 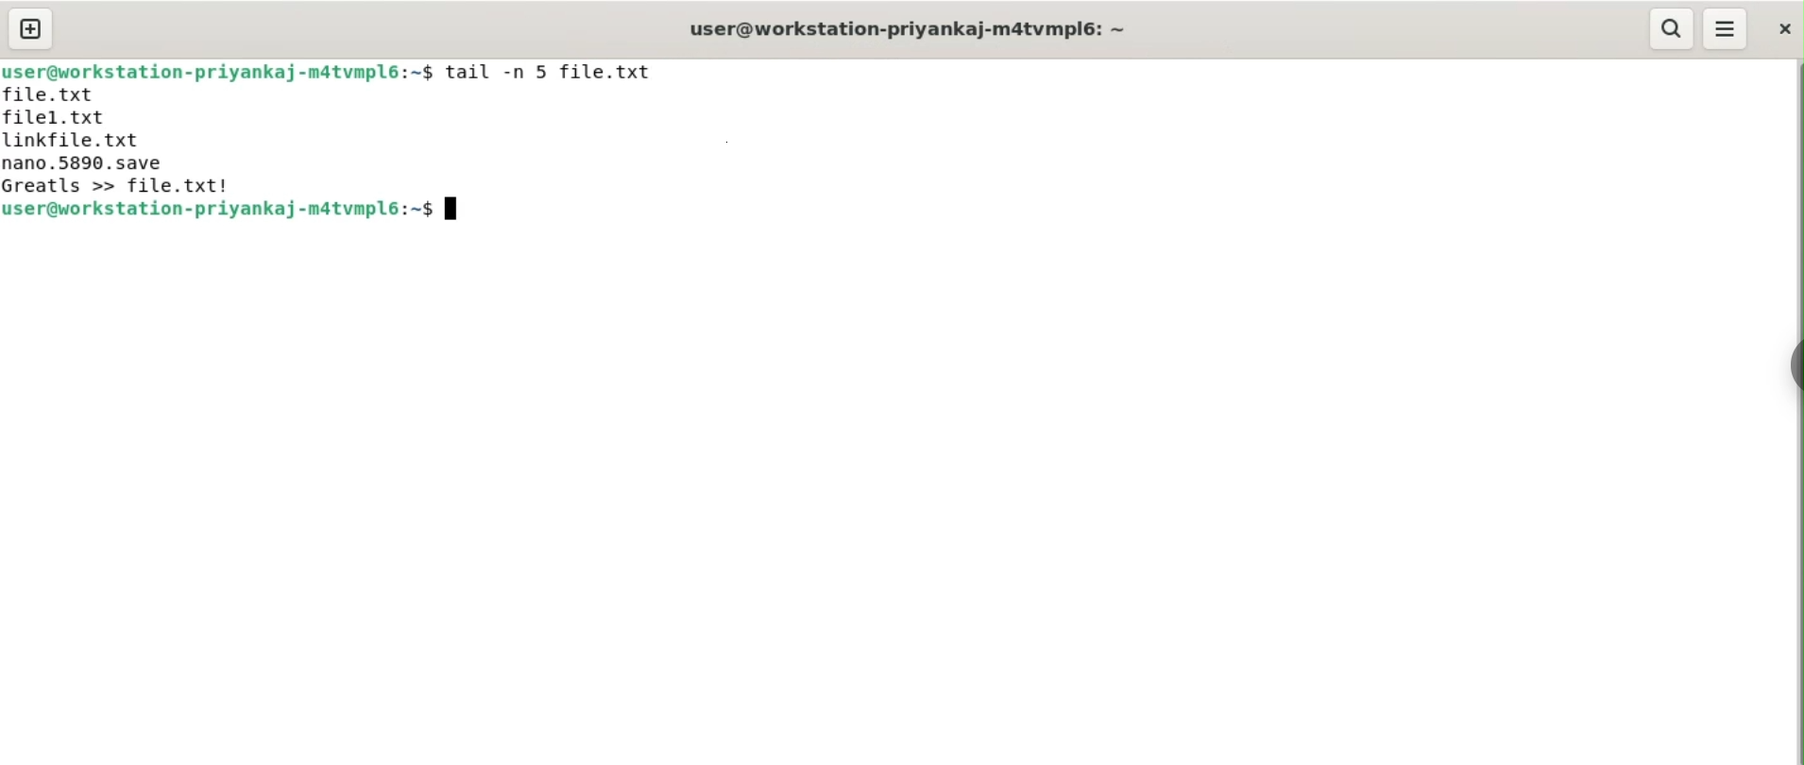 What do you see at coordinates (911, 26) in the screenshot?
I see `user@workstation-priyankaj-m4tvmpl6: ~` at bounding box center [911, 26].